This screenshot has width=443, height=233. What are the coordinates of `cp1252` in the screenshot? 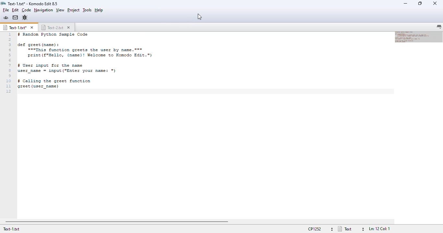 It's located at (320, 228).